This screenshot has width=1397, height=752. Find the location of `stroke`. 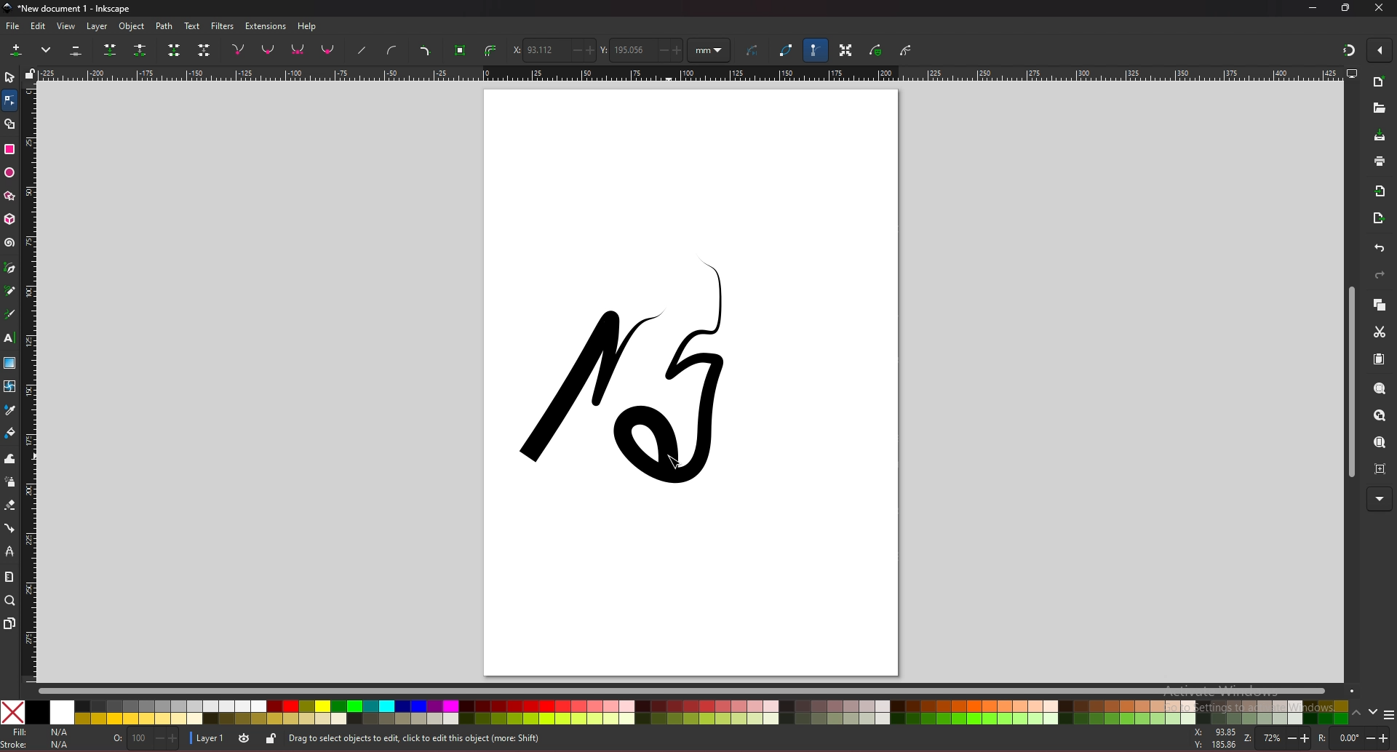

stroke is located at coordinates (36, 747).